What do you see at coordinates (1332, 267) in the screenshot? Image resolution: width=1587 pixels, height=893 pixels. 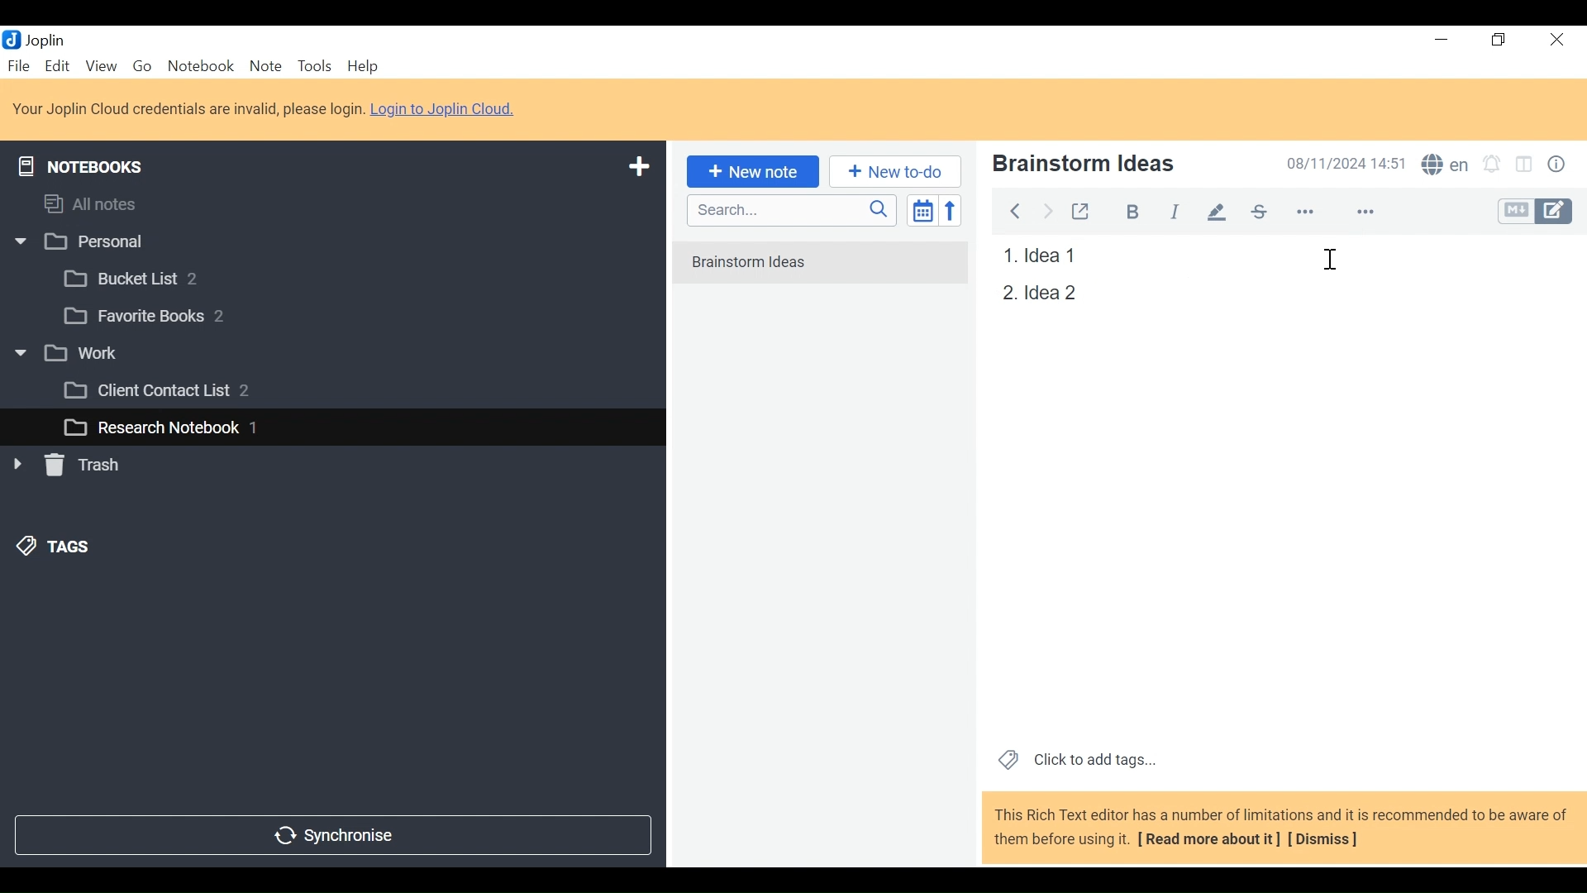 I see `Insert Time` at bounding box center [1332, 267].